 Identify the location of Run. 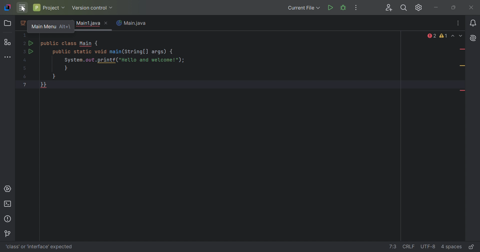
(32, 52).